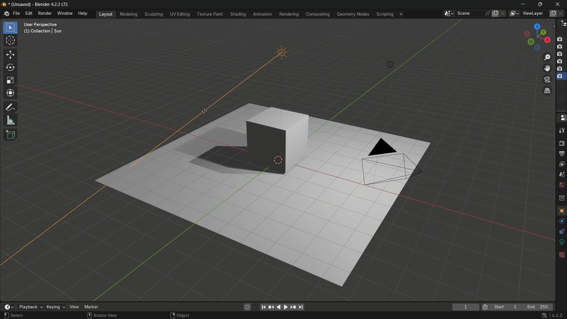  Describe the element at coordinates (283, 307) in the screenshot. I see `play animation` at that location.